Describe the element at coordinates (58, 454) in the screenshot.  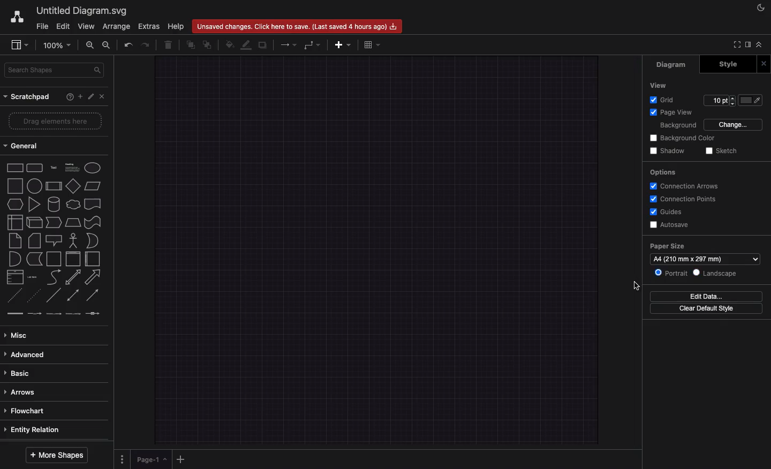
I see `More shapes` at that location.